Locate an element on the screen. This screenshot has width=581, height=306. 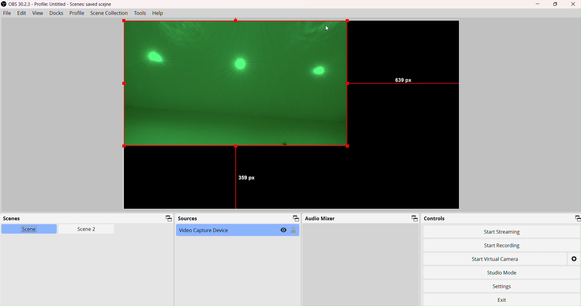
Start Streaming is located at coordinates (502, 232).